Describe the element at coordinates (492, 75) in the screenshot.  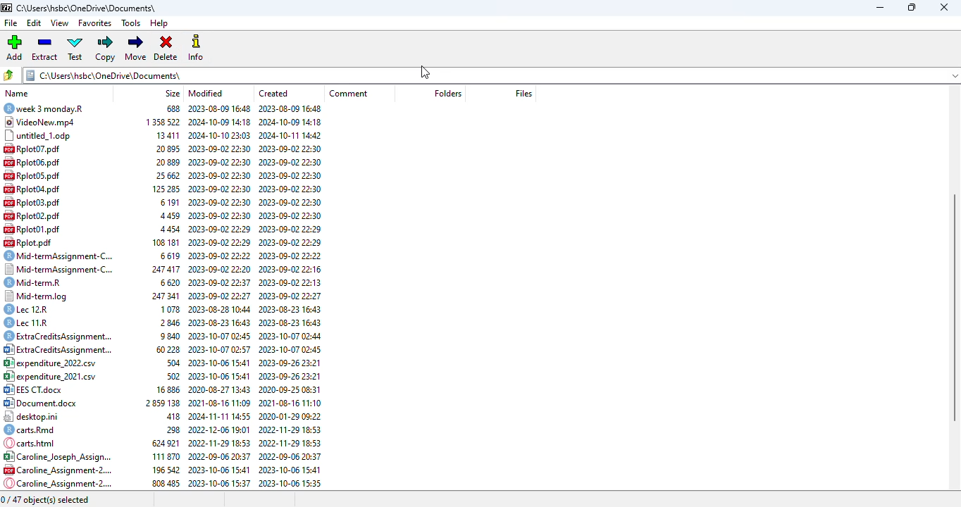
I see `C:\Users\hsbc\OneDrive\Documents\` at that location.